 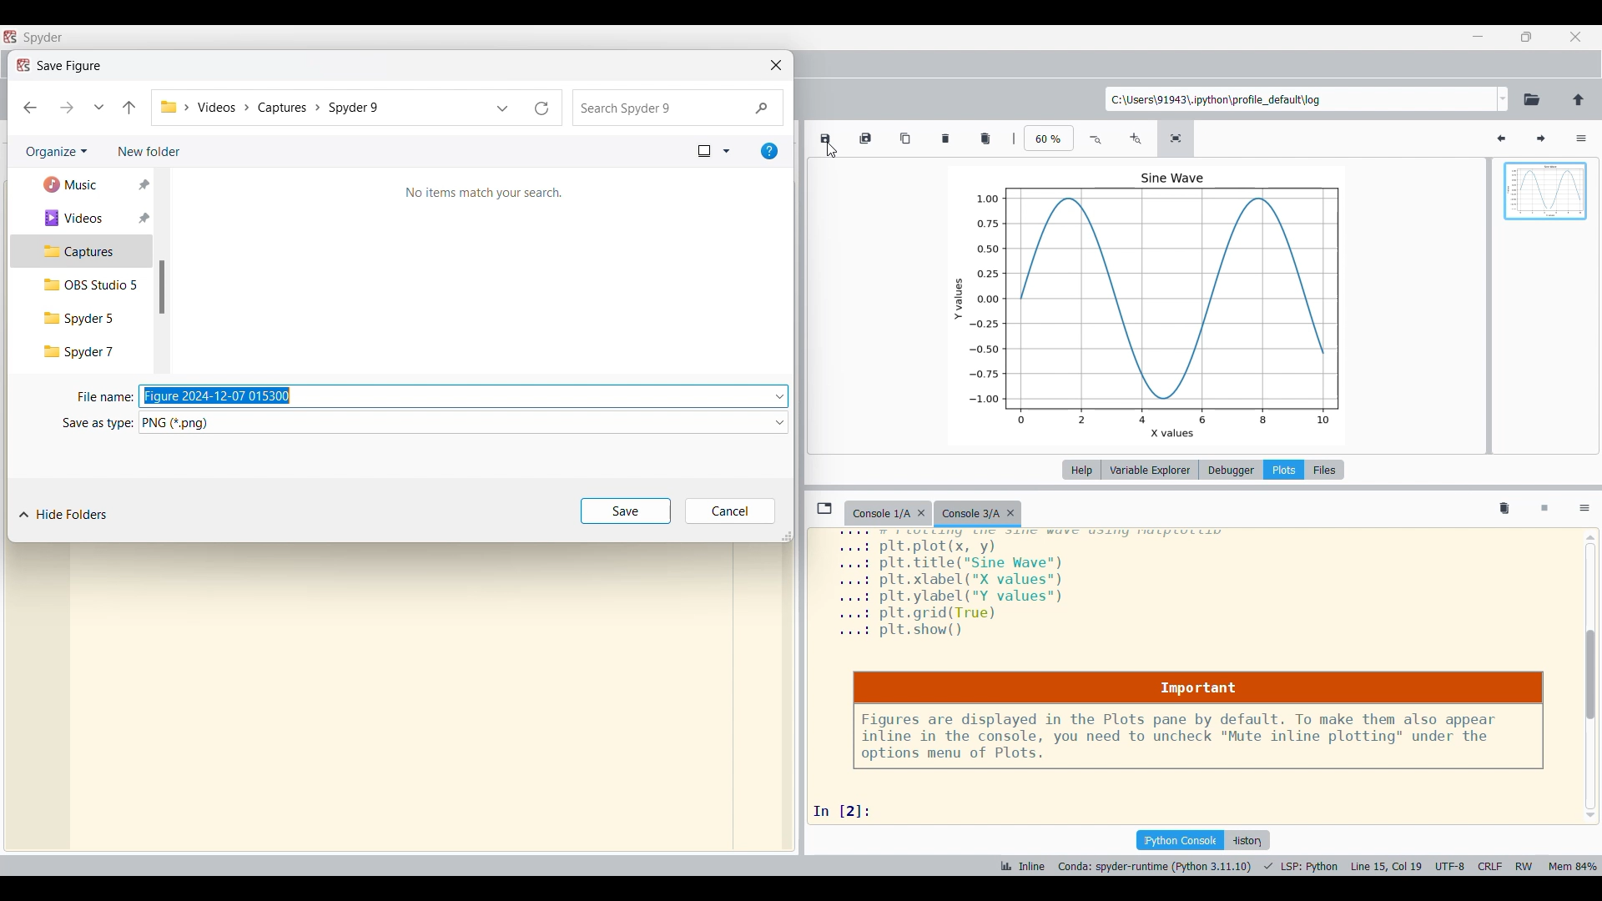 What do you see at coordinates (1247, 840) in the screenshot?
I see `History ` at bounding box center [1247, 840].